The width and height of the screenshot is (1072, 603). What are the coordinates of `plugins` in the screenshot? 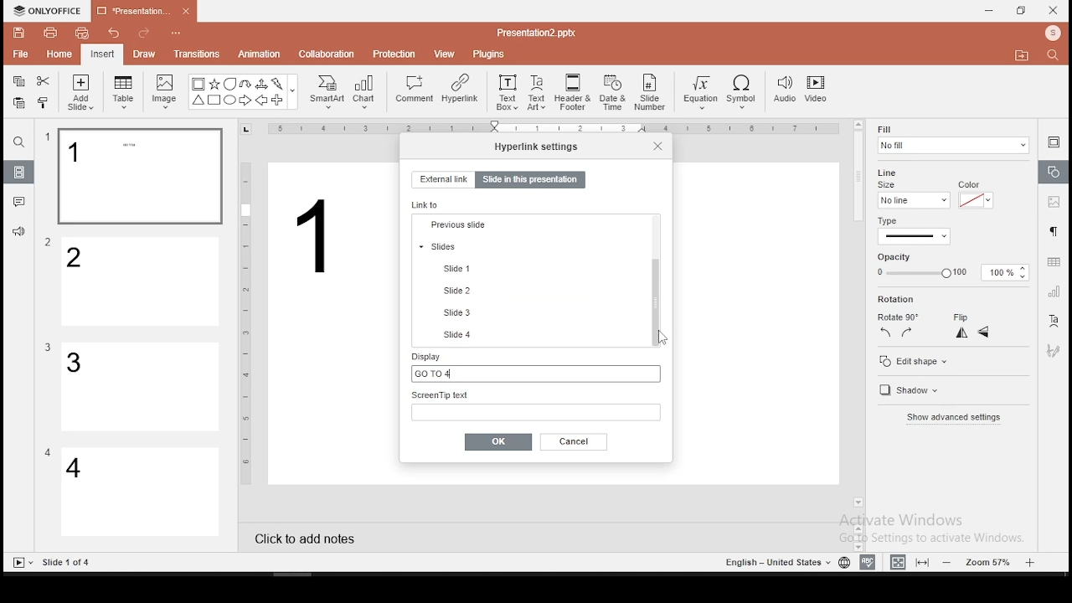 It's located at (490, 51).